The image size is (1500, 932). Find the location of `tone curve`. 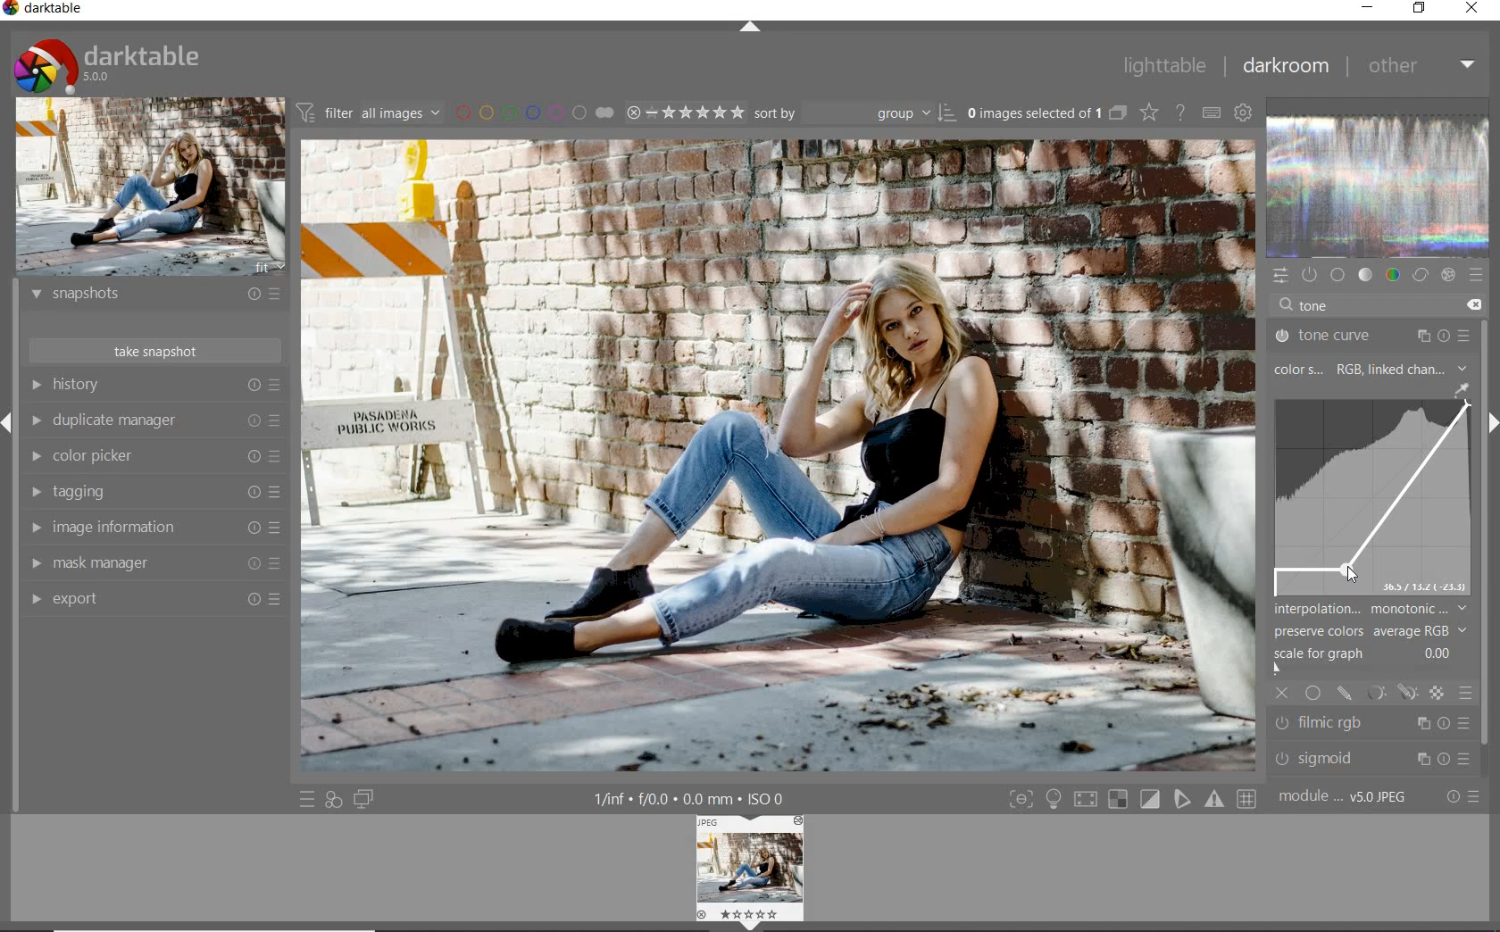

tone curve is located at coordinates (1371, 334).